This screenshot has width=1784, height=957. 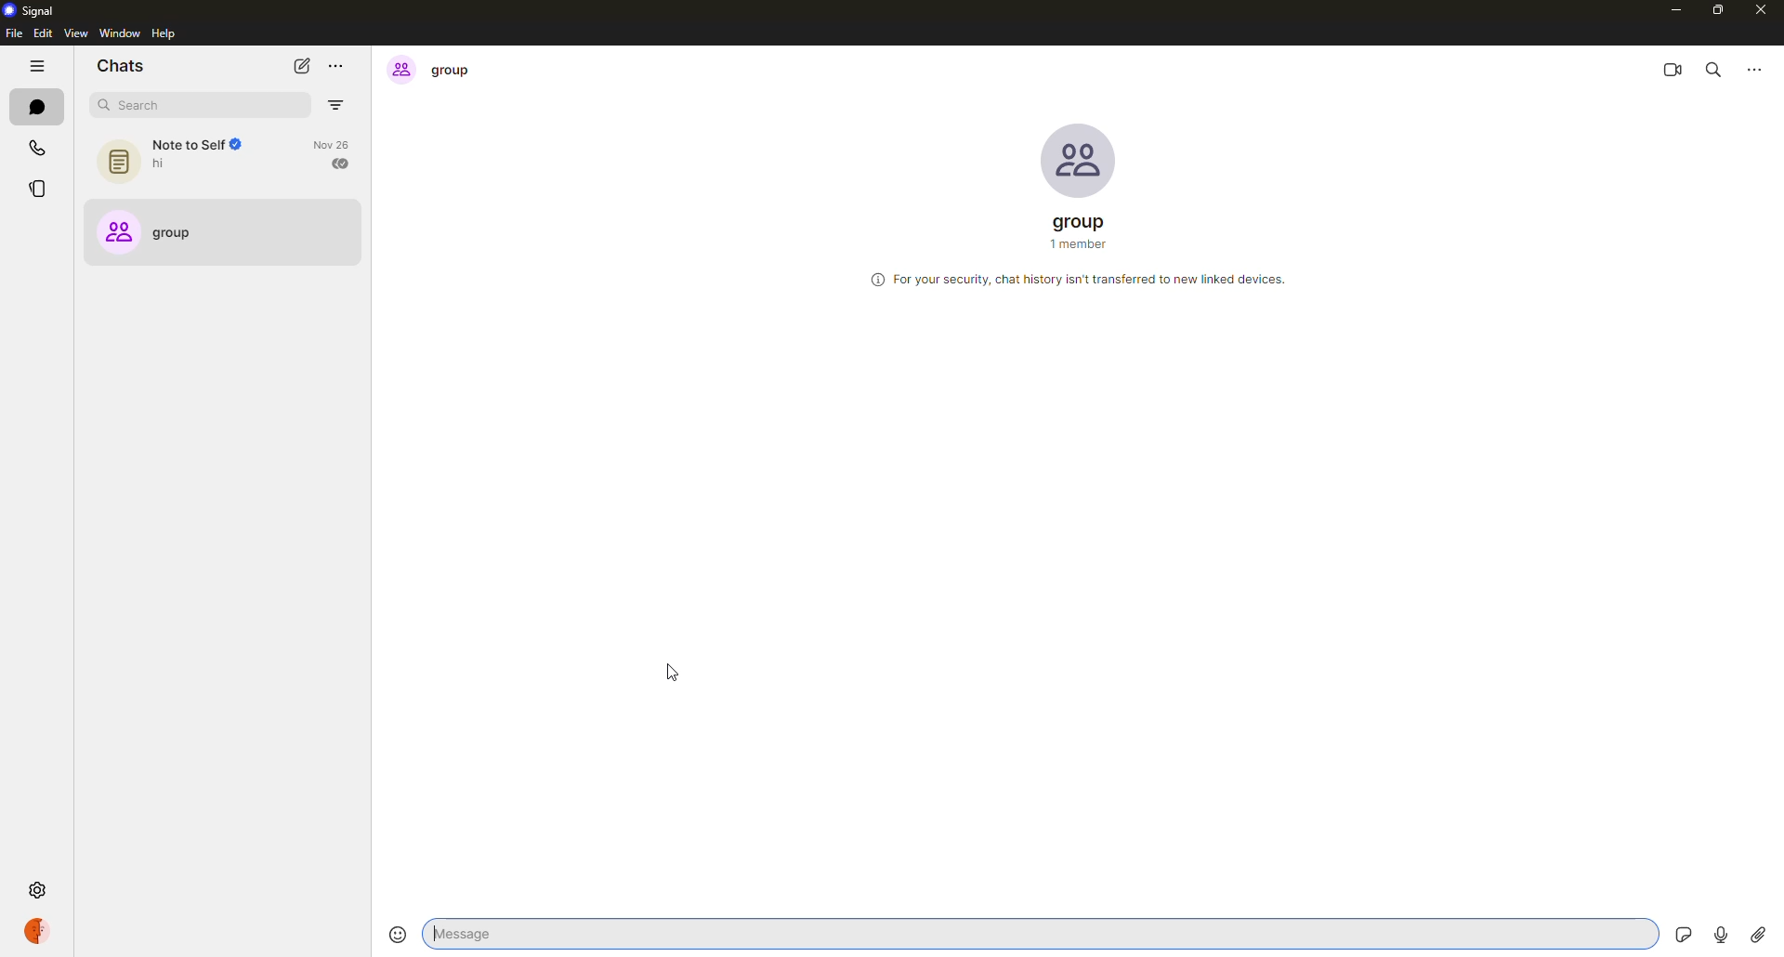 I want to click on stories, so click(x=42, y=189).